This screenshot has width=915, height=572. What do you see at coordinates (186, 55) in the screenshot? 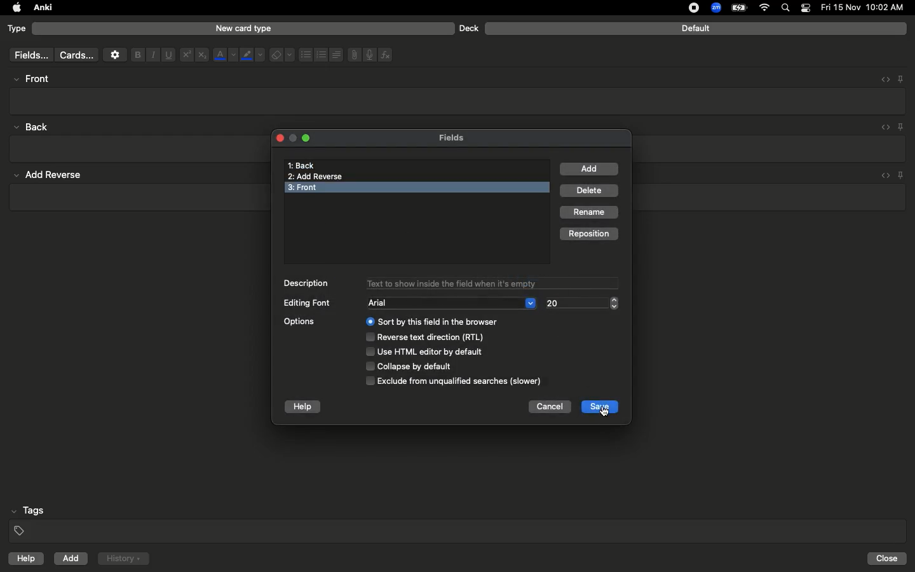
I see `Superscript` at bounding box center [186, 55].